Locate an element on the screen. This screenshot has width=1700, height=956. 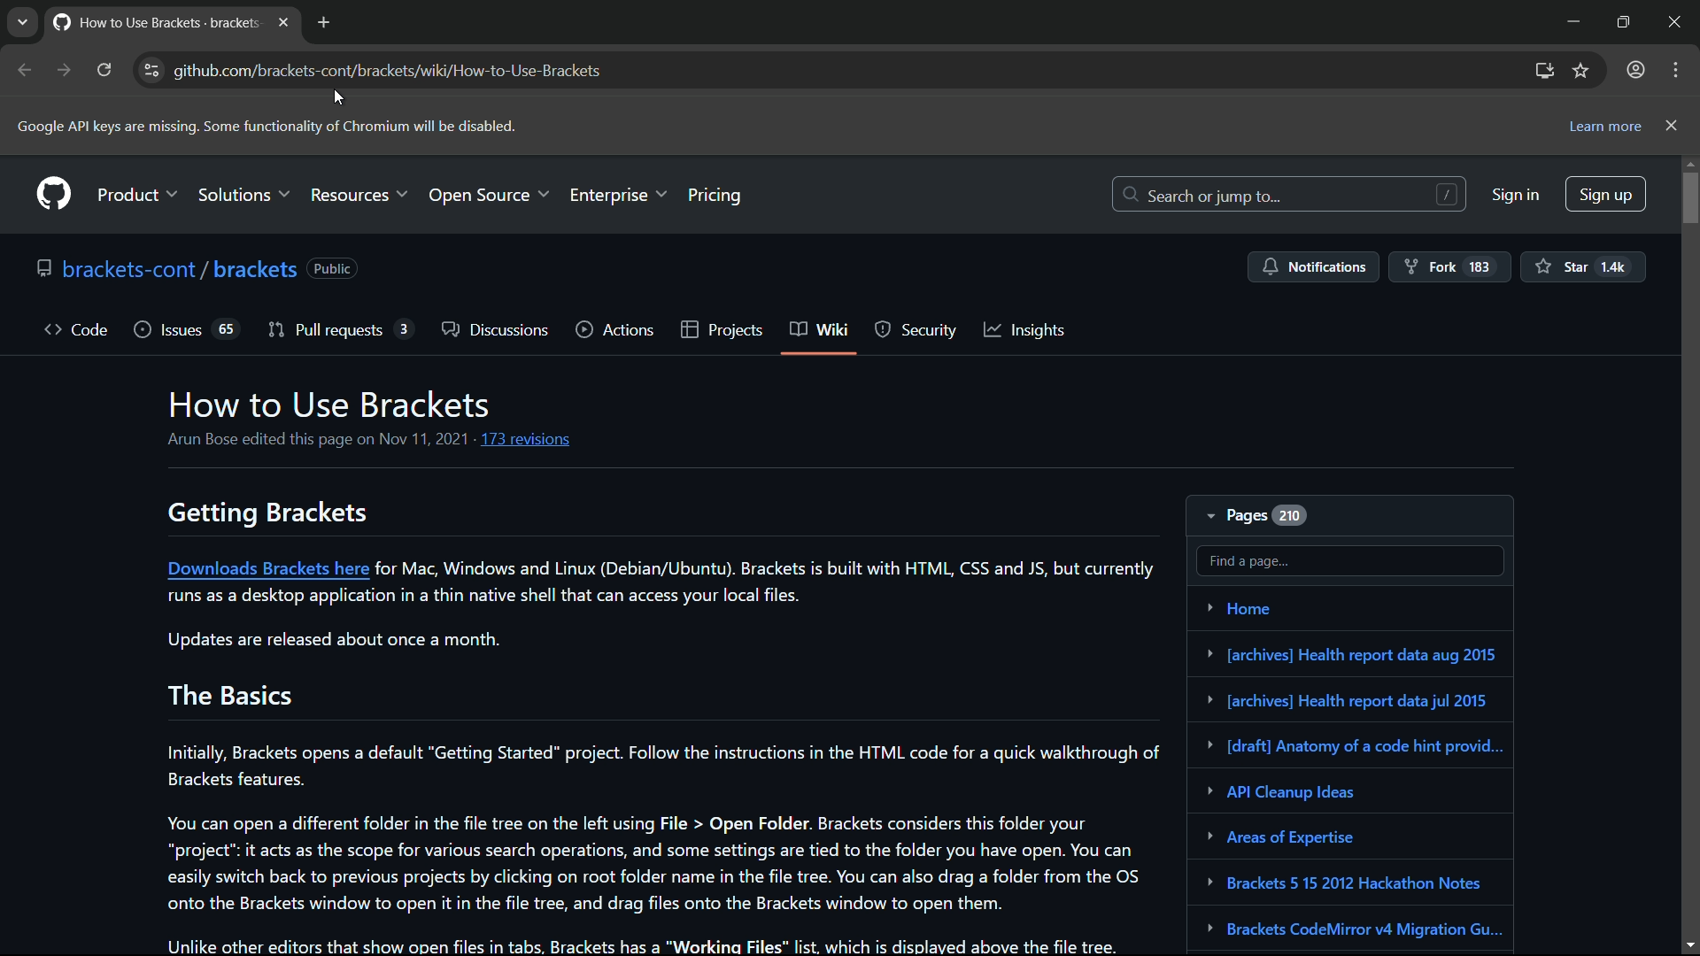
Areas of Expertise is located at coordinates (1277, 836).